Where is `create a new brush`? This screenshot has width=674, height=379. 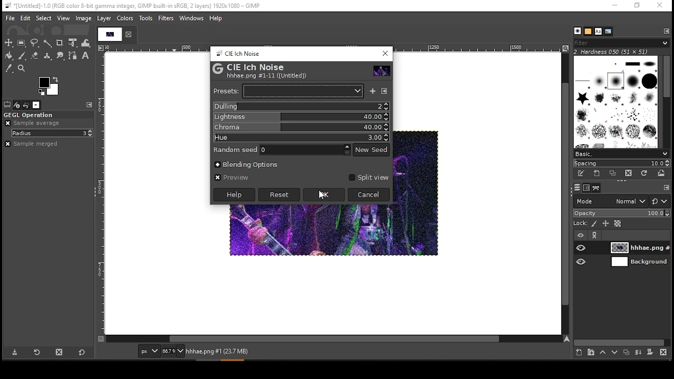
create a new brush is located at coordinates (599, 174).